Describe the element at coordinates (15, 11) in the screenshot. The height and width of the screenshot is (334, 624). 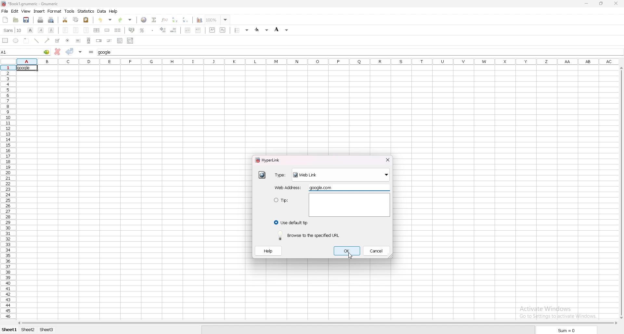
I see `edit` at that location.